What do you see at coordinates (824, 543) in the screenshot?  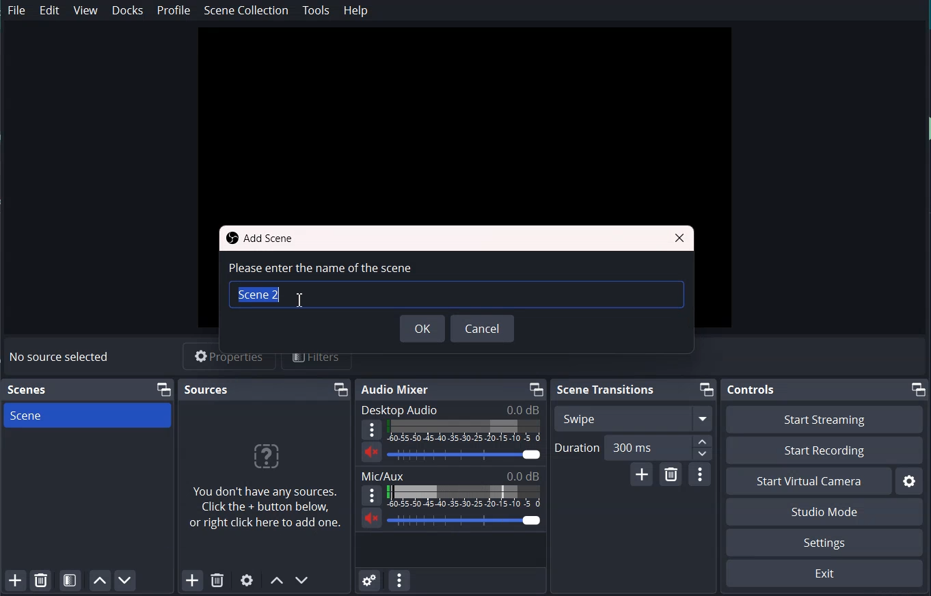 I see `Settings` at bounding box center [824, 543].